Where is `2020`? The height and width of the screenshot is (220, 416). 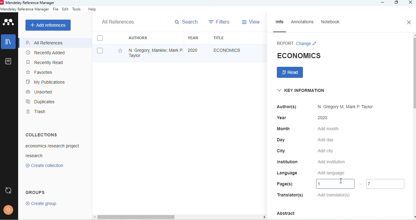
2020 is located at coordinates (193, 51).